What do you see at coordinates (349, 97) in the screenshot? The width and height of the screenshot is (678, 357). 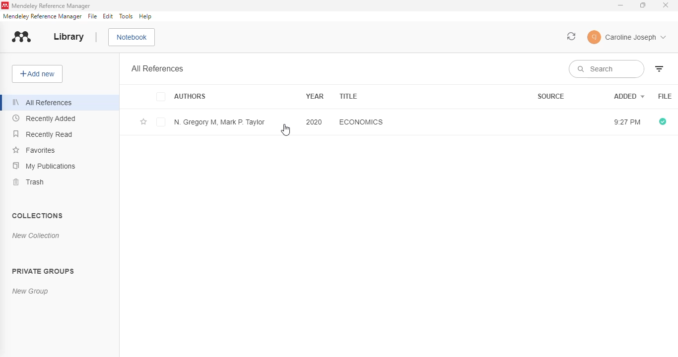 I see `title` at bounding box center [349, 97].